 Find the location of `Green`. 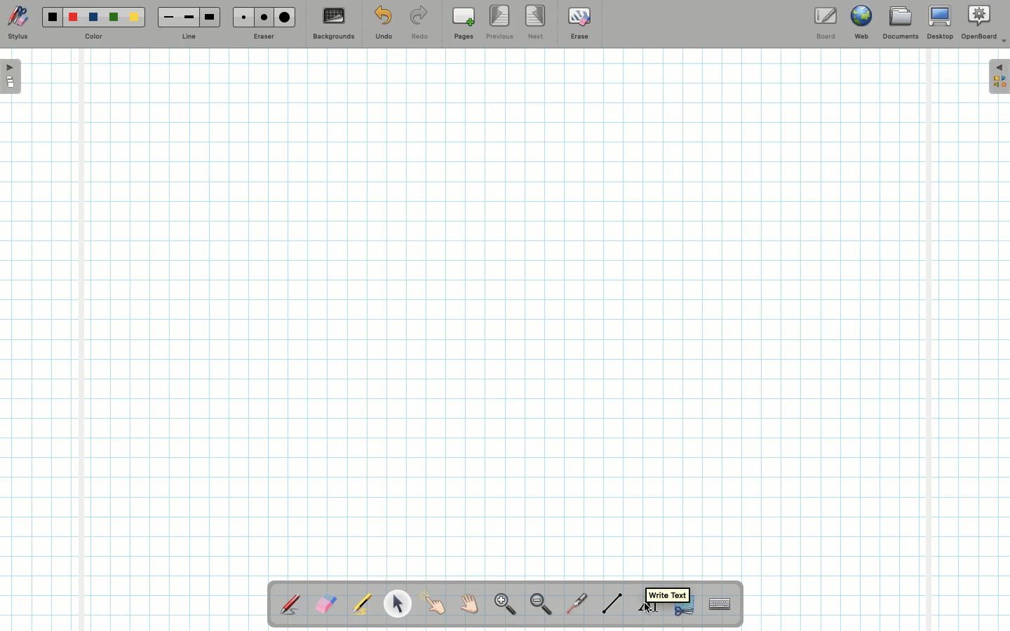

Green is located at coordinates (114, 18).